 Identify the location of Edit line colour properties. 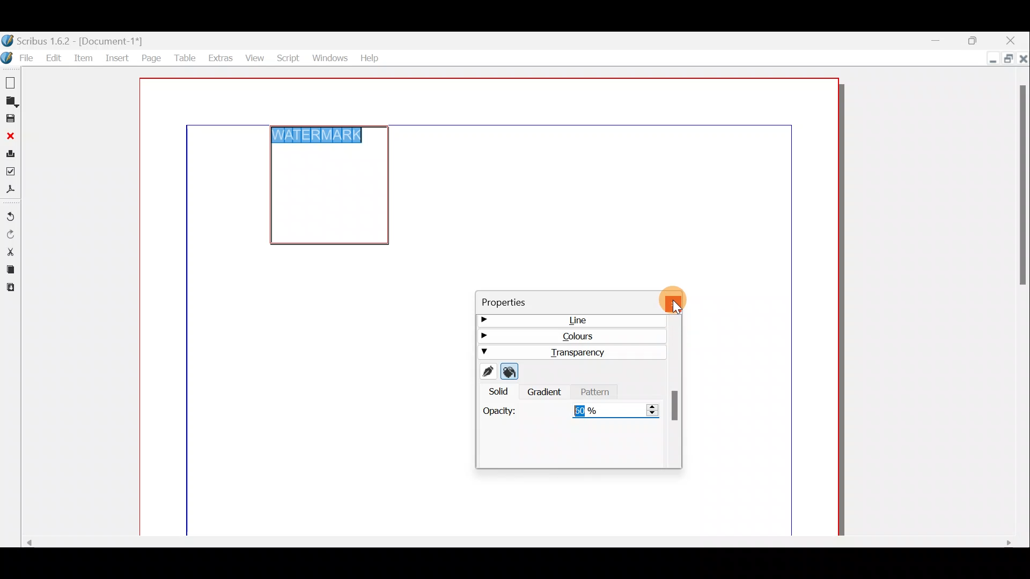
(487, 372).